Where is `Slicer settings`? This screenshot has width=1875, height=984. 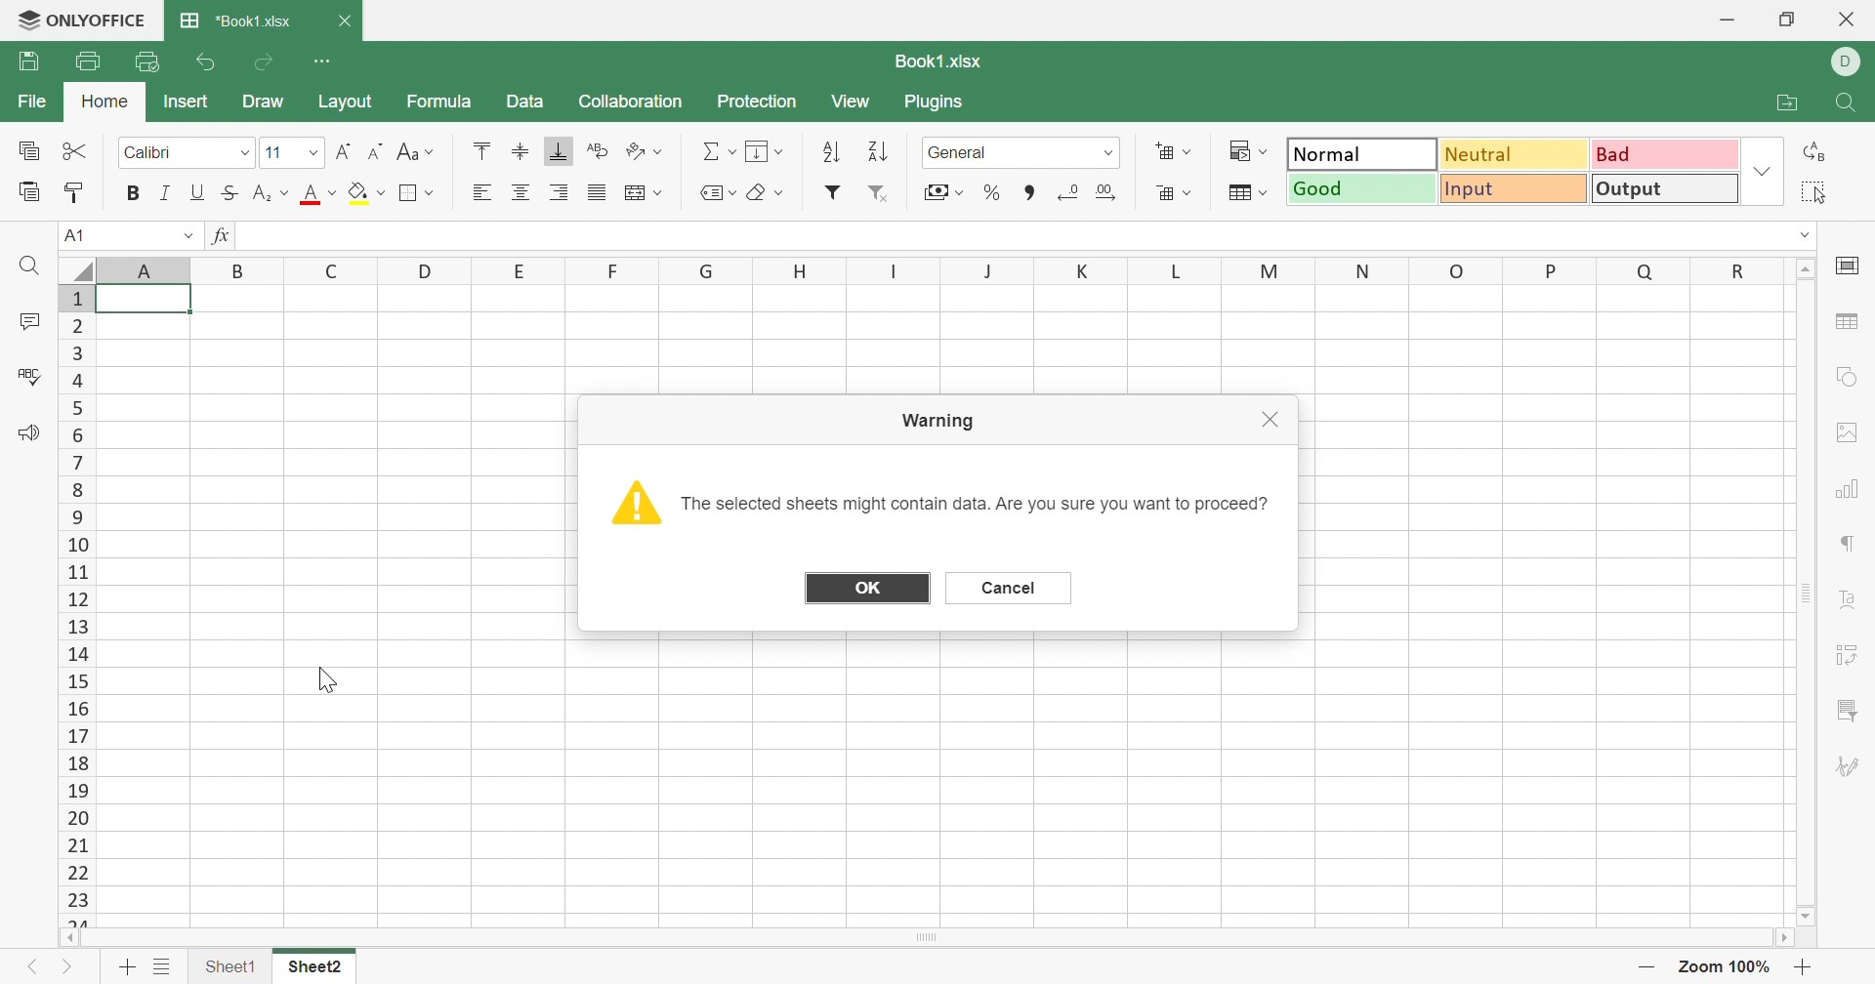 Slicer settings is located at coordinates (1846, 710).